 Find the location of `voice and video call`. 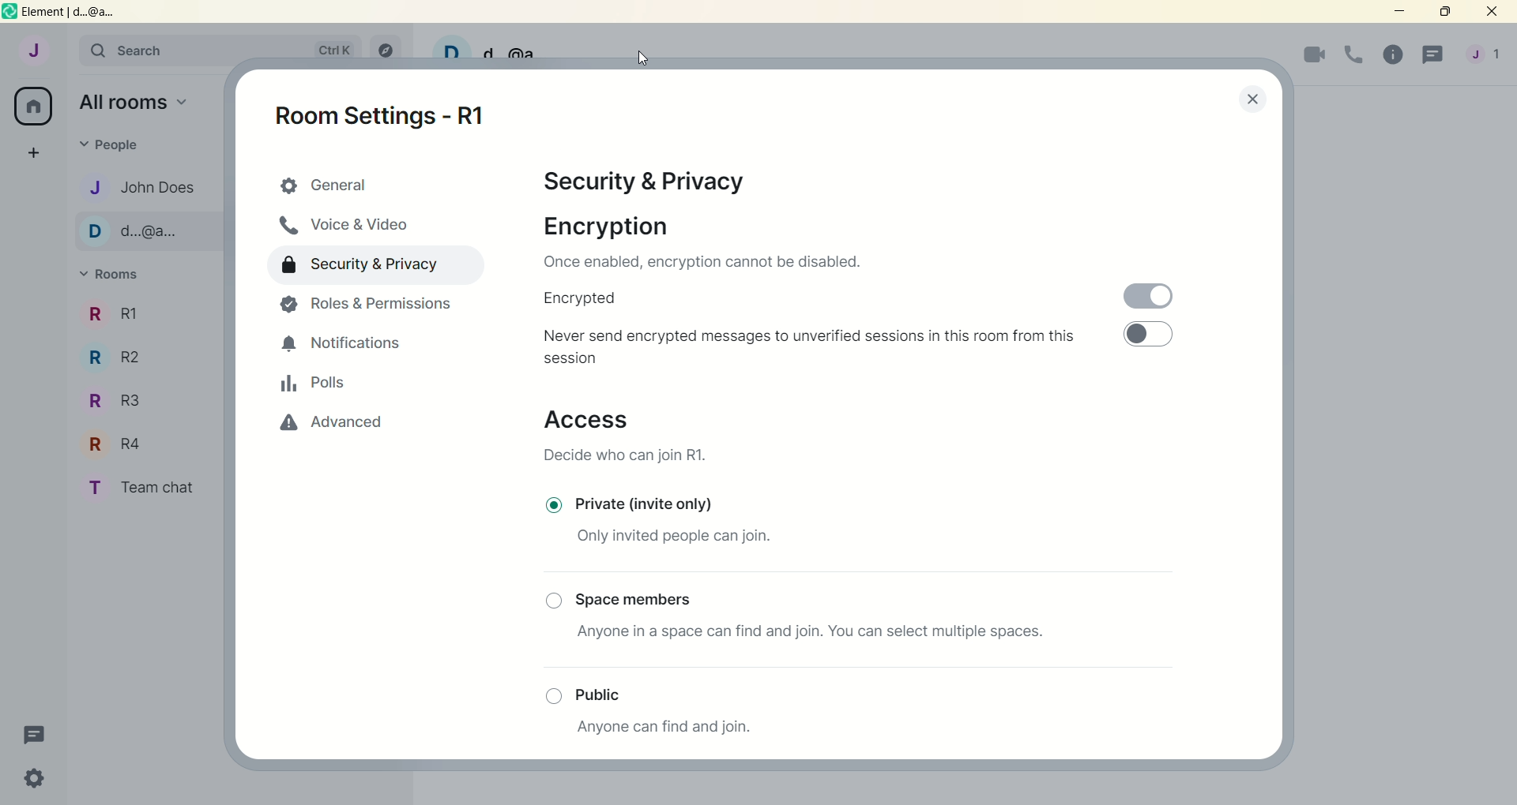

voice and video call is located at coordinates (343, 227).